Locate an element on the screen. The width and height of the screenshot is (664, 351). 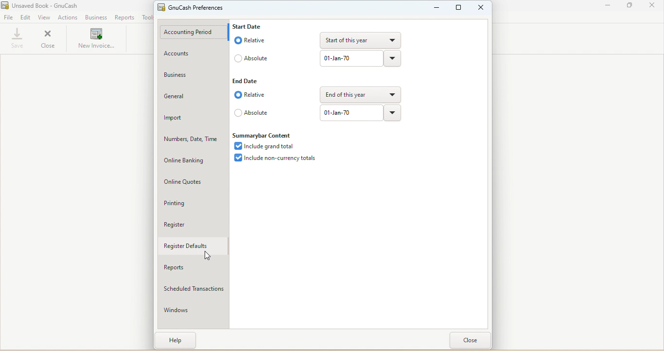
Close is located at coordinates (52, 38).